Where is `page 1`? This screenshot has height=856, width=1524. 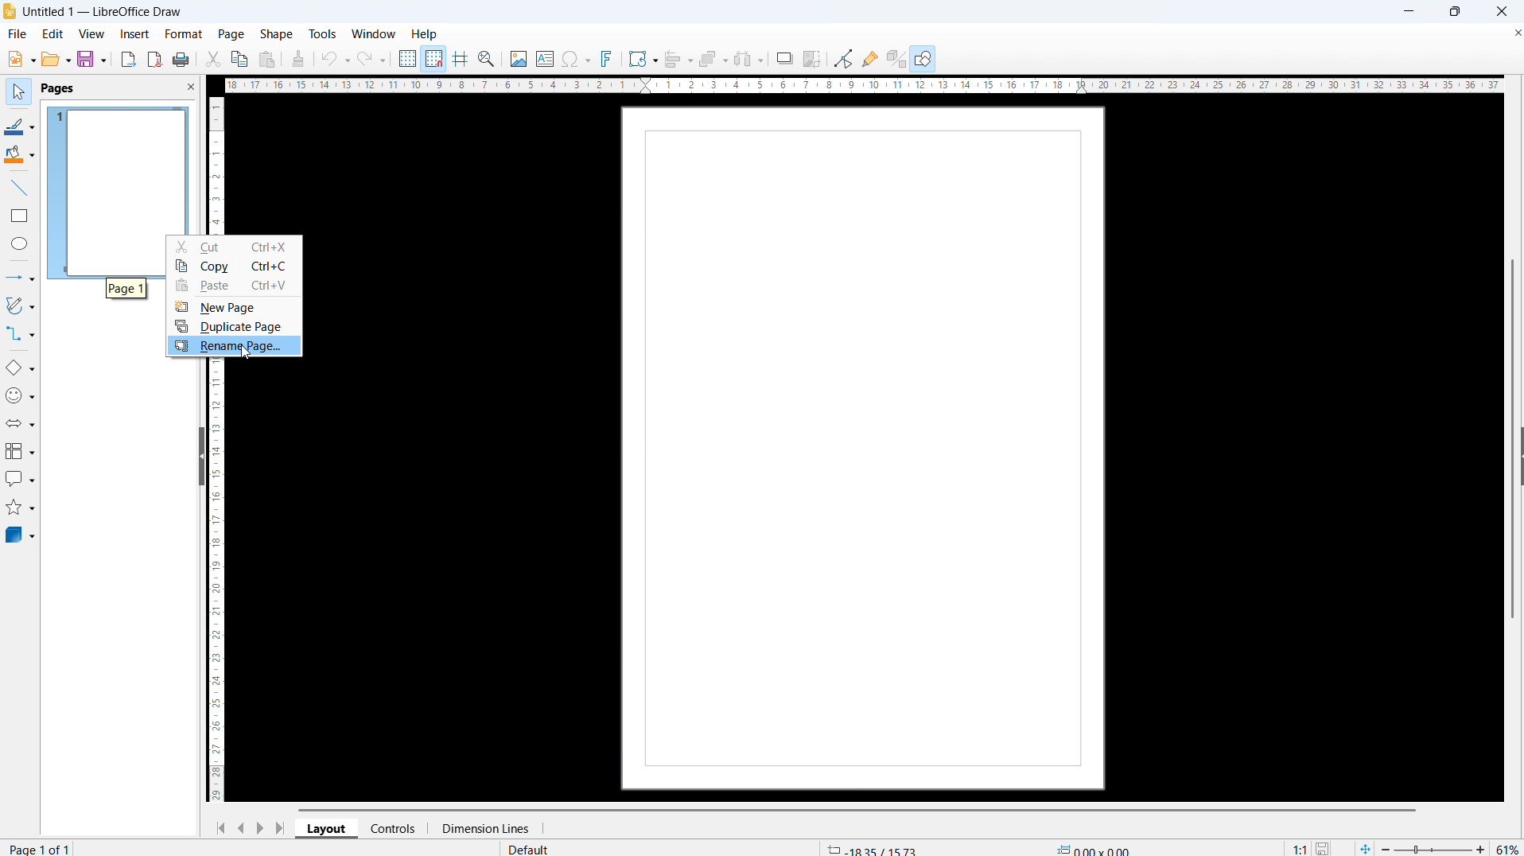 page 1 is located at coordinates (126, 288).